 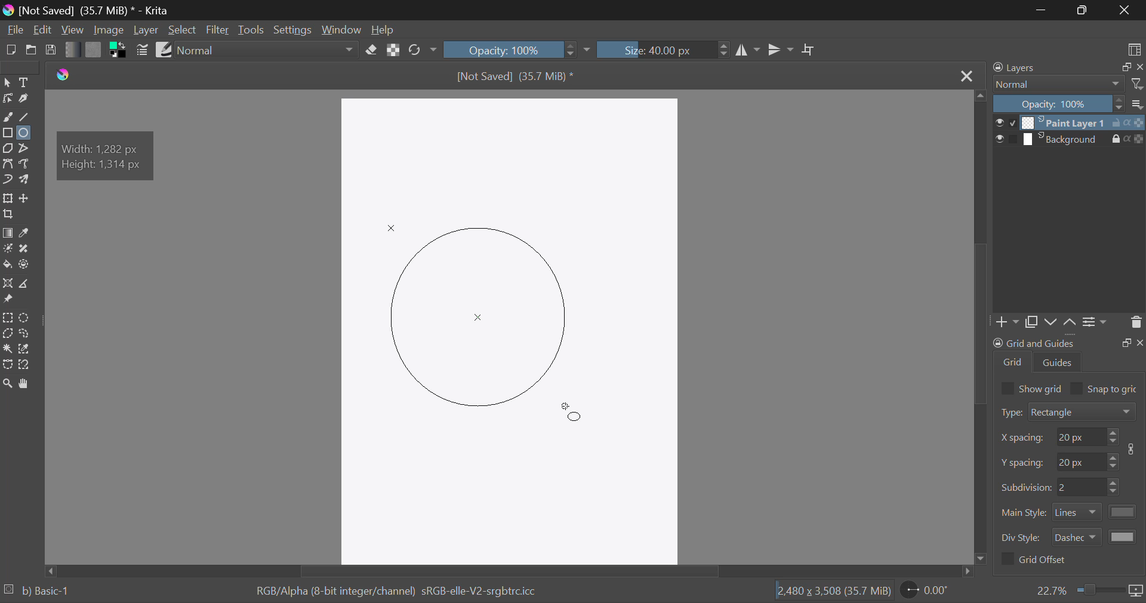 I want to click on Opacity, so click(x=1070, y=104).